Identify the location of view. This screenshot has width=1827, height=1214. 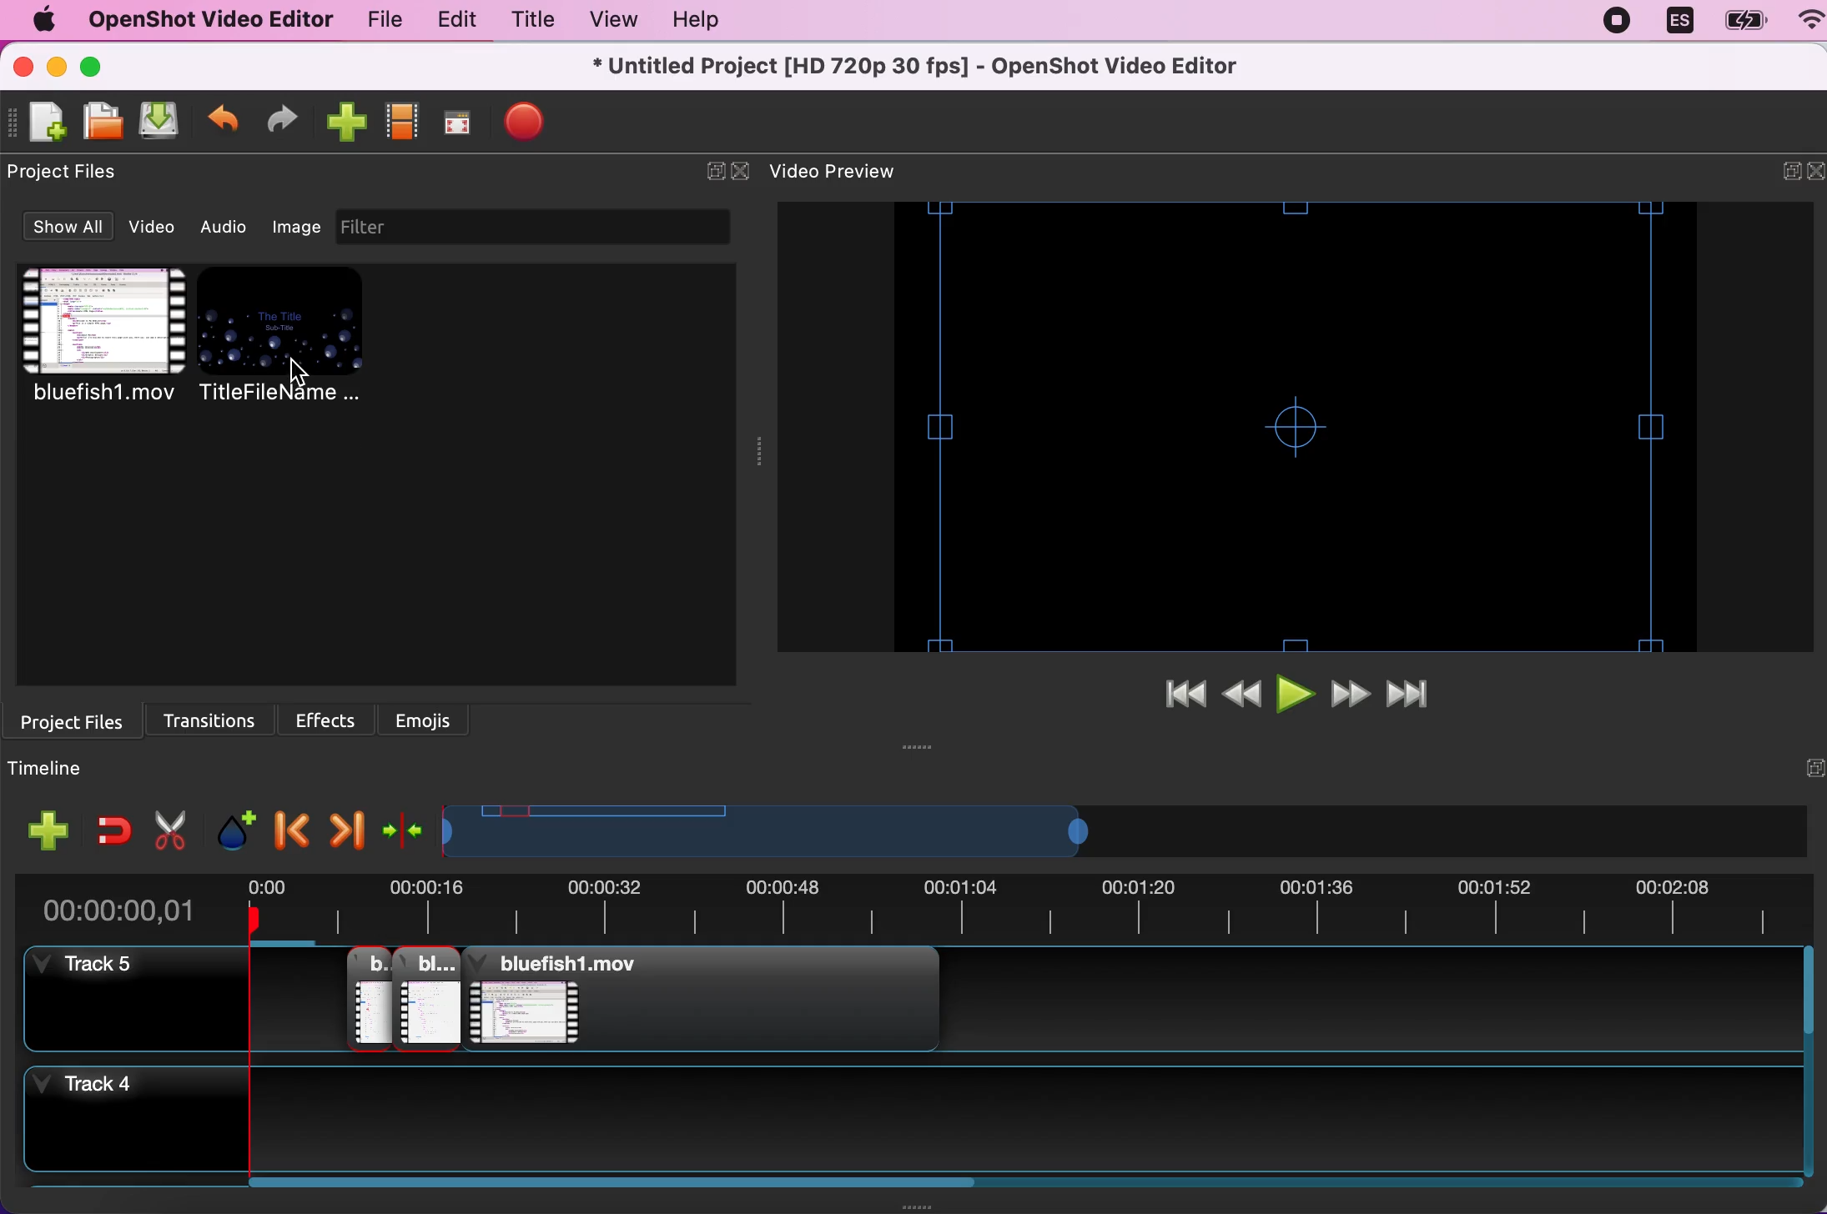
(607, 20).